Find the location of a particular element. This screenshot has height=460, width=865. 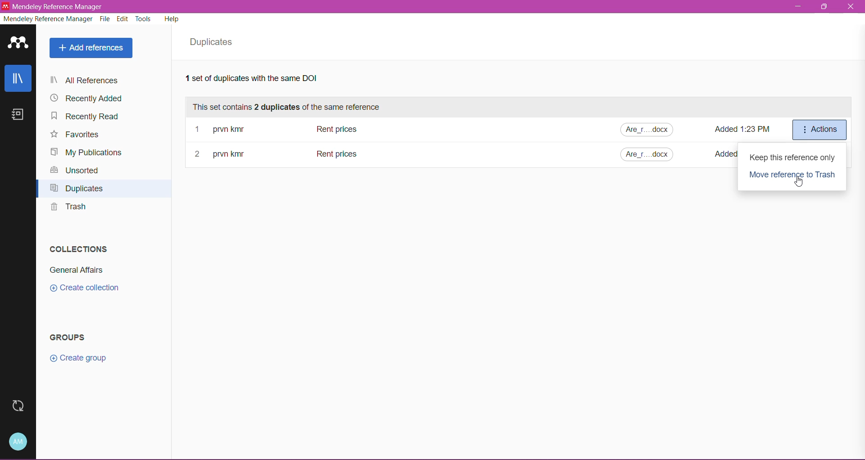

File is located at coordinates (650, 130).